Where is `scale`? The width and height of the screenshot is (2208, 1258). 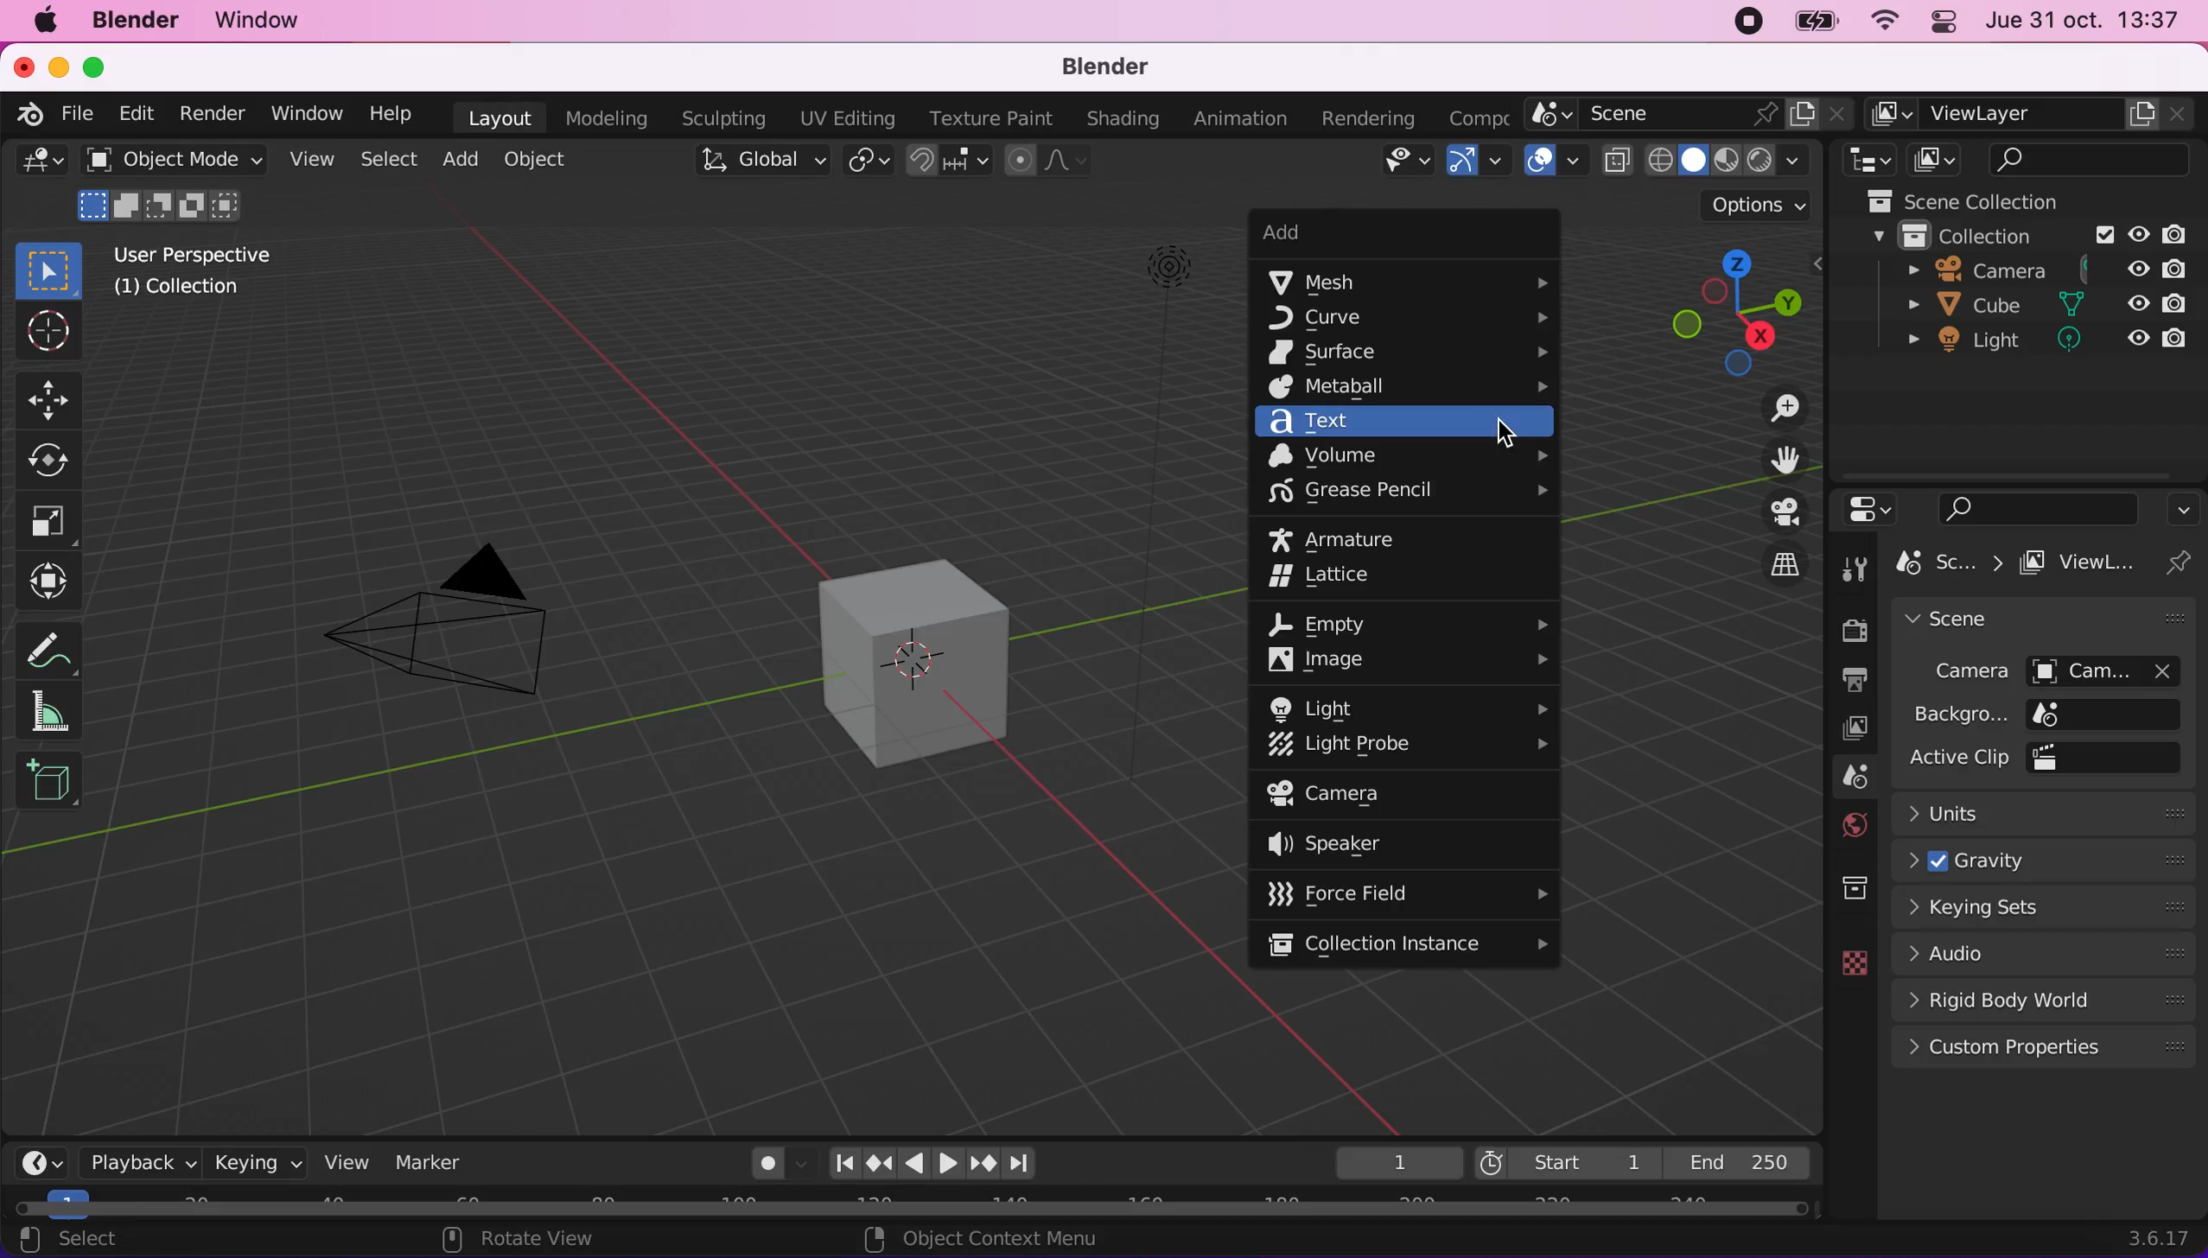
scale is located at coordinates (49, 521).